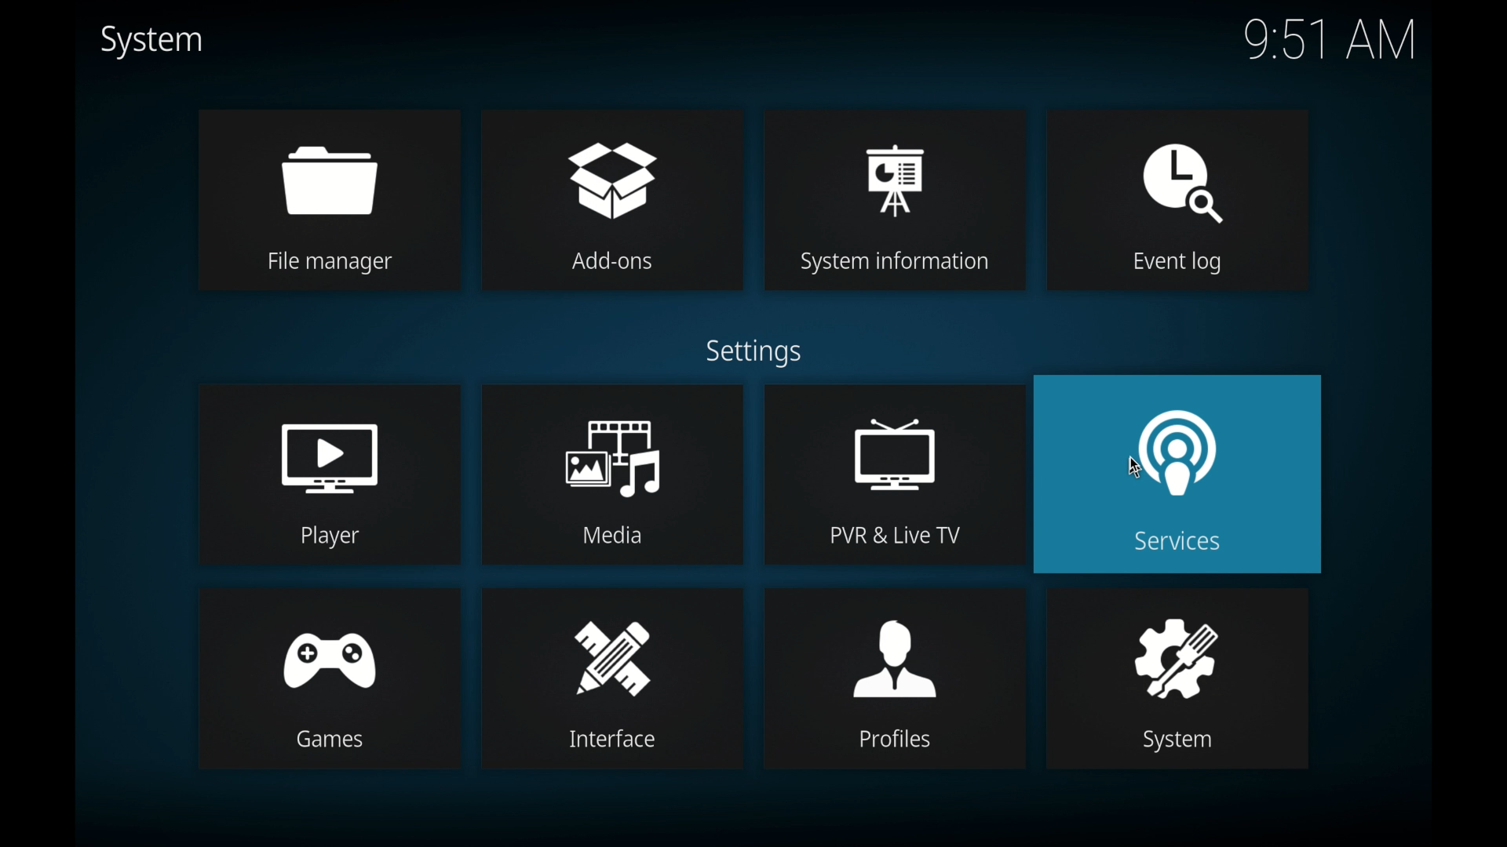 This screenshot has height=847, width=1507. What do you see at coordinates (614, 679) in the screenshot?
I see `interface` at bounding box center [614, 679].